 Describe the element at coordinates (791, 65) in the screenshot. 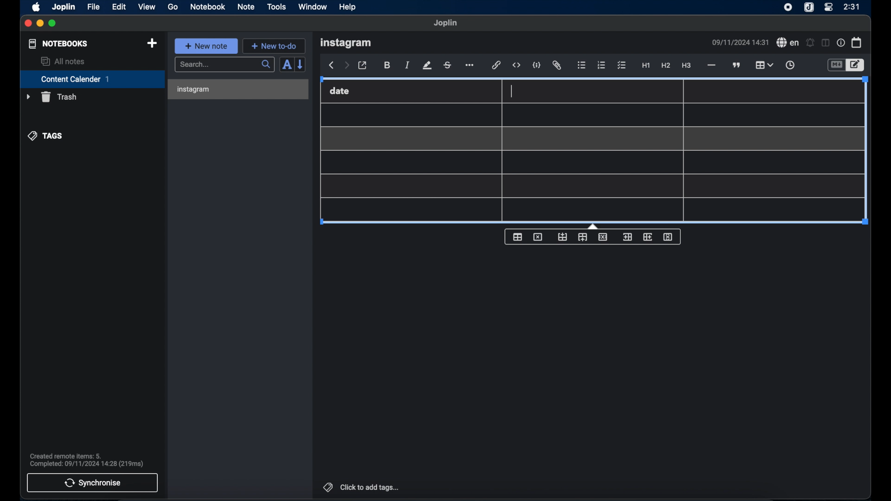

I see `insert time` at that location.